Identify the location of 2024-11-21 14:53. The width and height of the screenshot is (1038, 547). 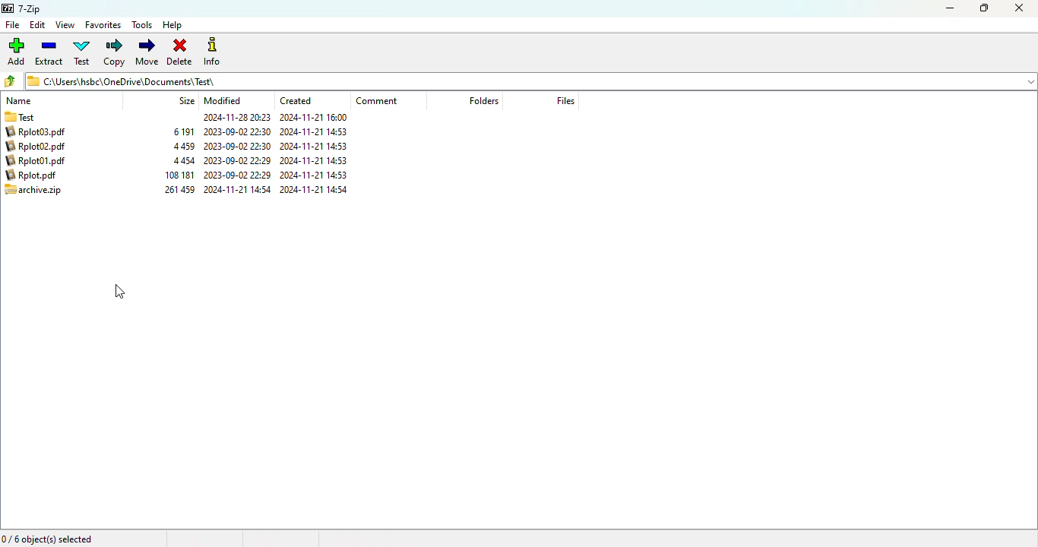
(318, 160).